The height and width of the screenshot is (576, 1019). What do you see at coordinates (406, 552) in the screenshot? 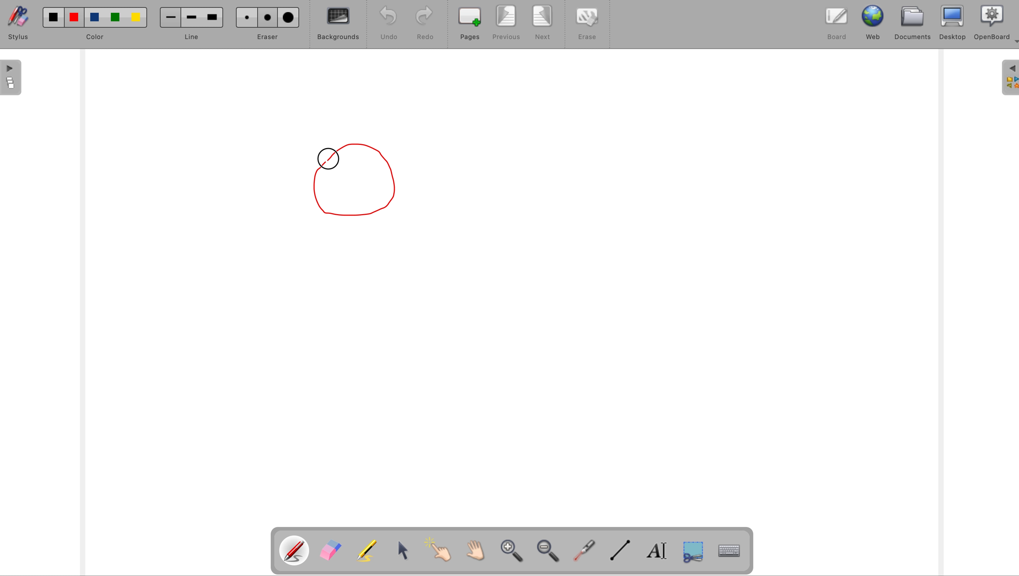
I see `select and modify` at bounding box center [406, 552].